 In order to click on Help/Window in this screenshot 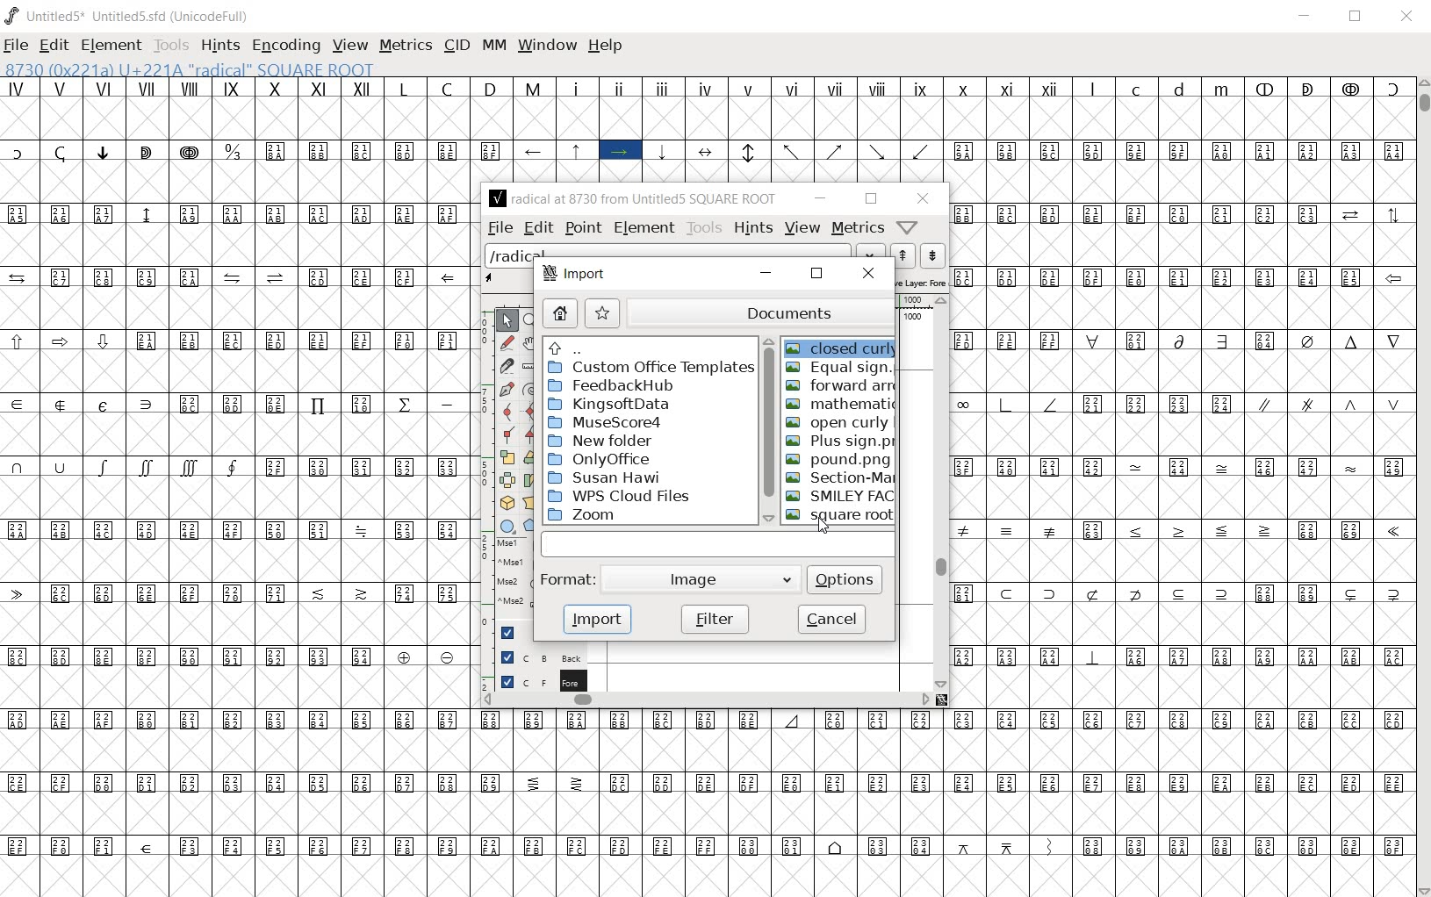, I will do `click(908, 229)`.